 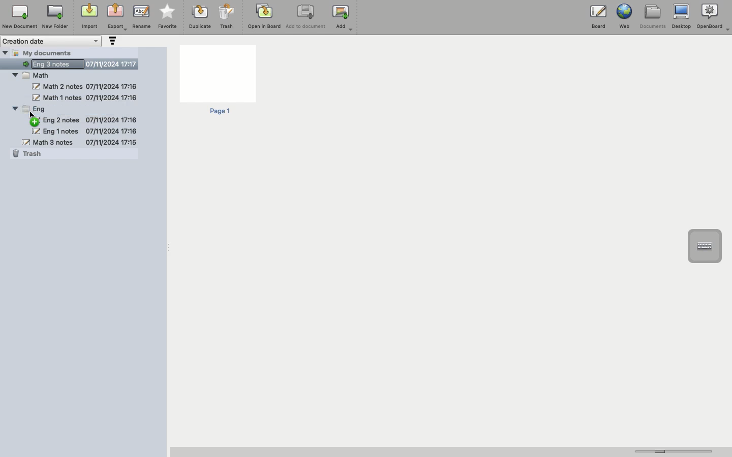 I want to click on Sort, so click(x=111, y=42).